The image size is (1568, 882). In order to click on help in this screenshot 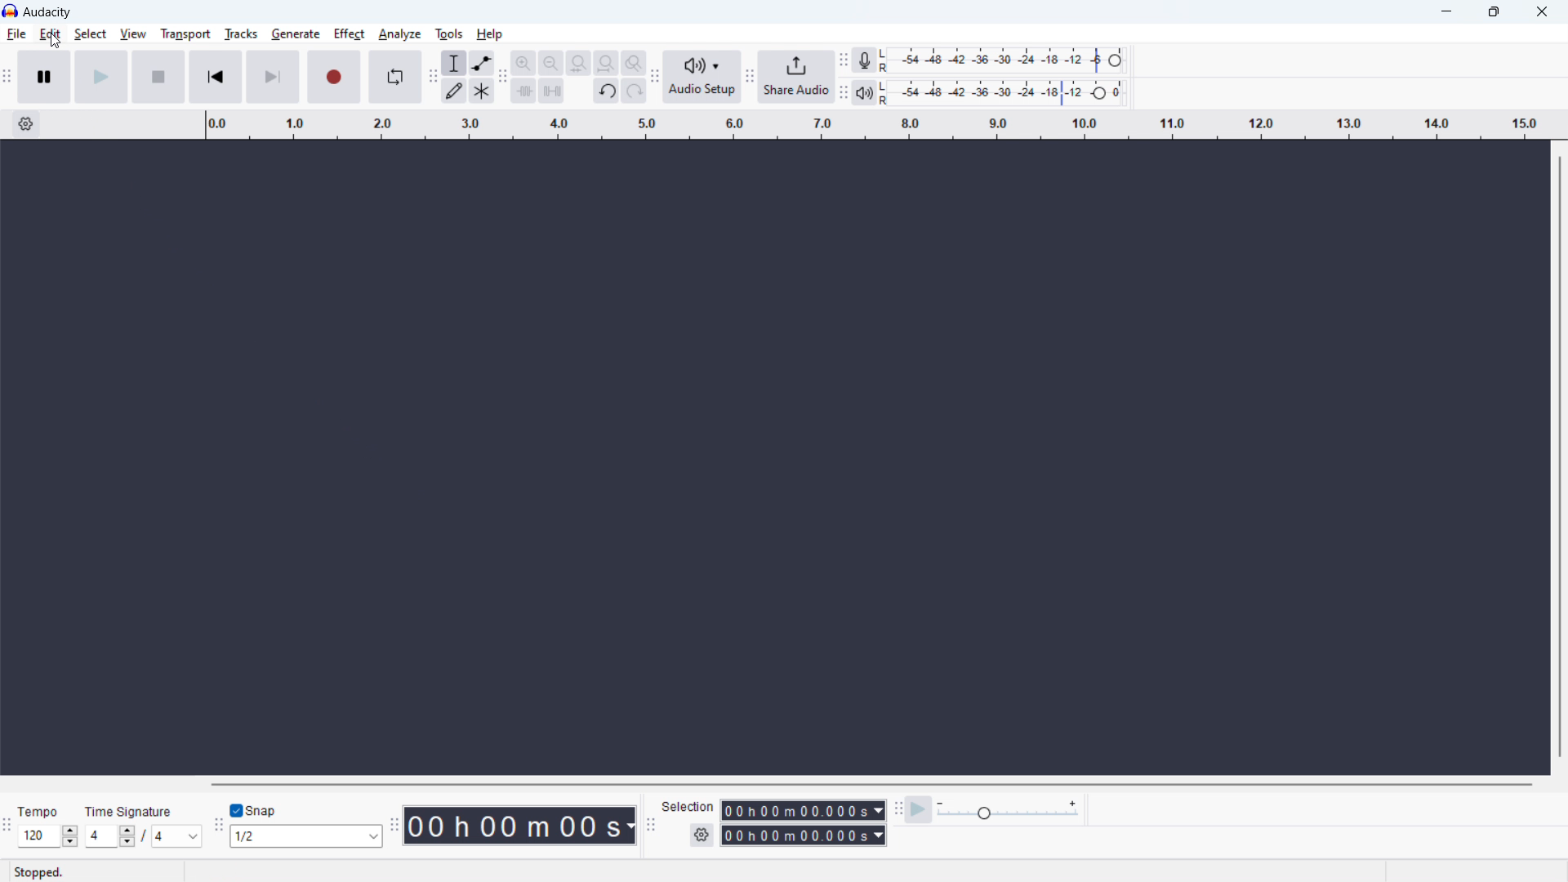, I will do `click(491, 34)`.